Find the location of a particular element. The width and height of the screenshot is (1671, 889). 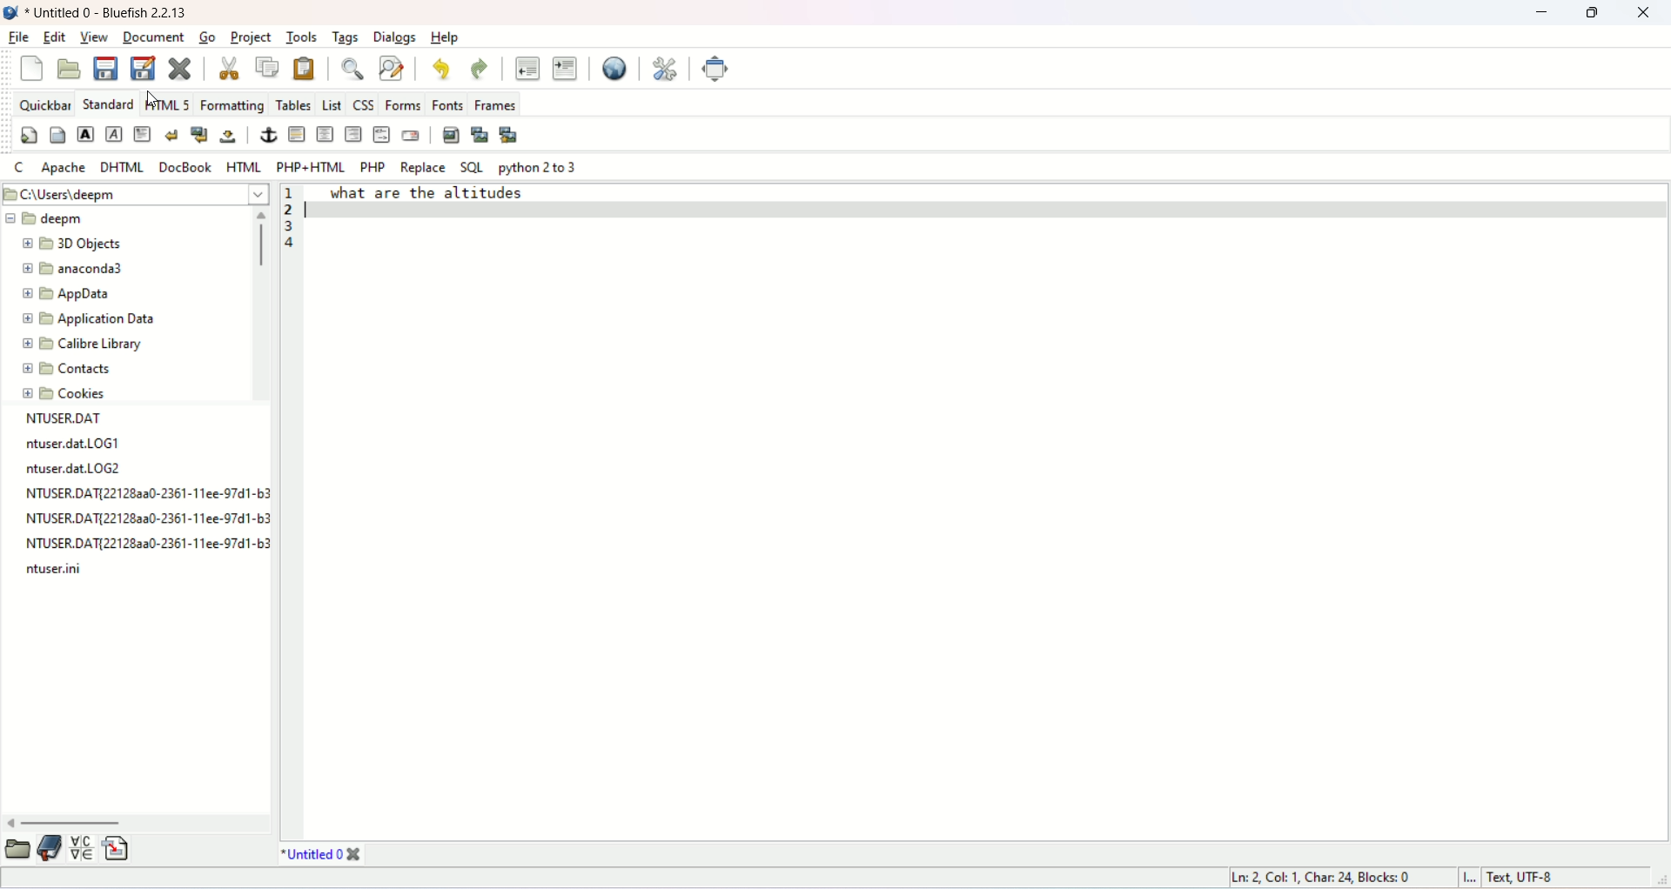

redo is located at coordinates (477, 69).